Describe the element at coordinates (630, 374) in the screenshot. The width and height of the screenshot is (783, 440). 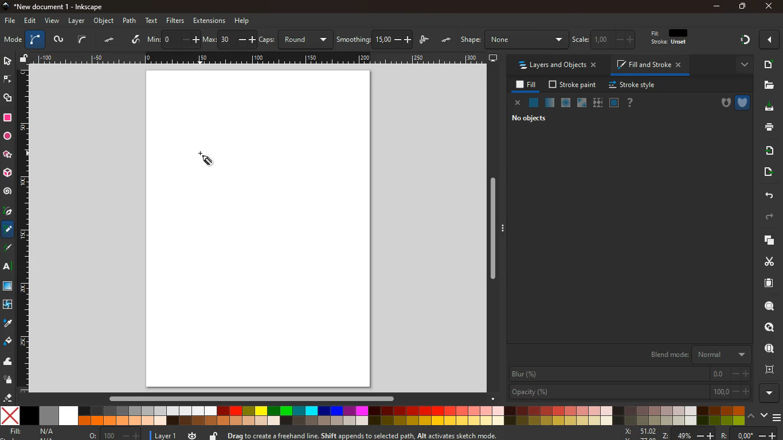
I see `blur` at that location.